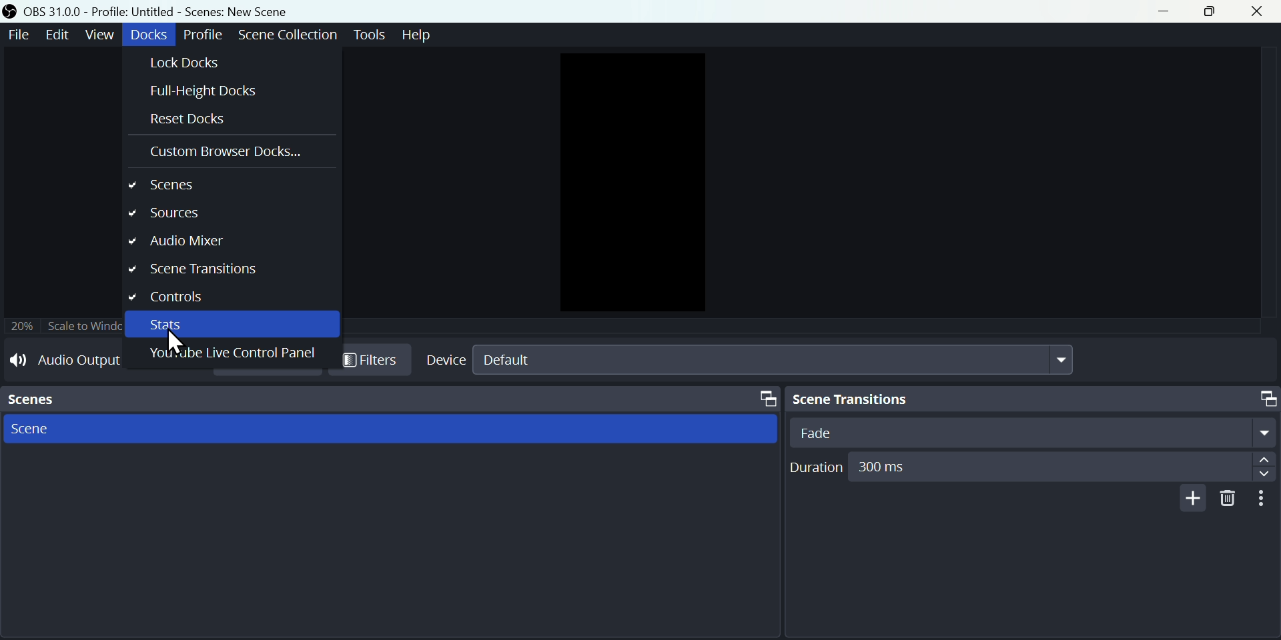 The image size is (1281, 640). I want to click on Duration 300ms, so click(1033, 465).